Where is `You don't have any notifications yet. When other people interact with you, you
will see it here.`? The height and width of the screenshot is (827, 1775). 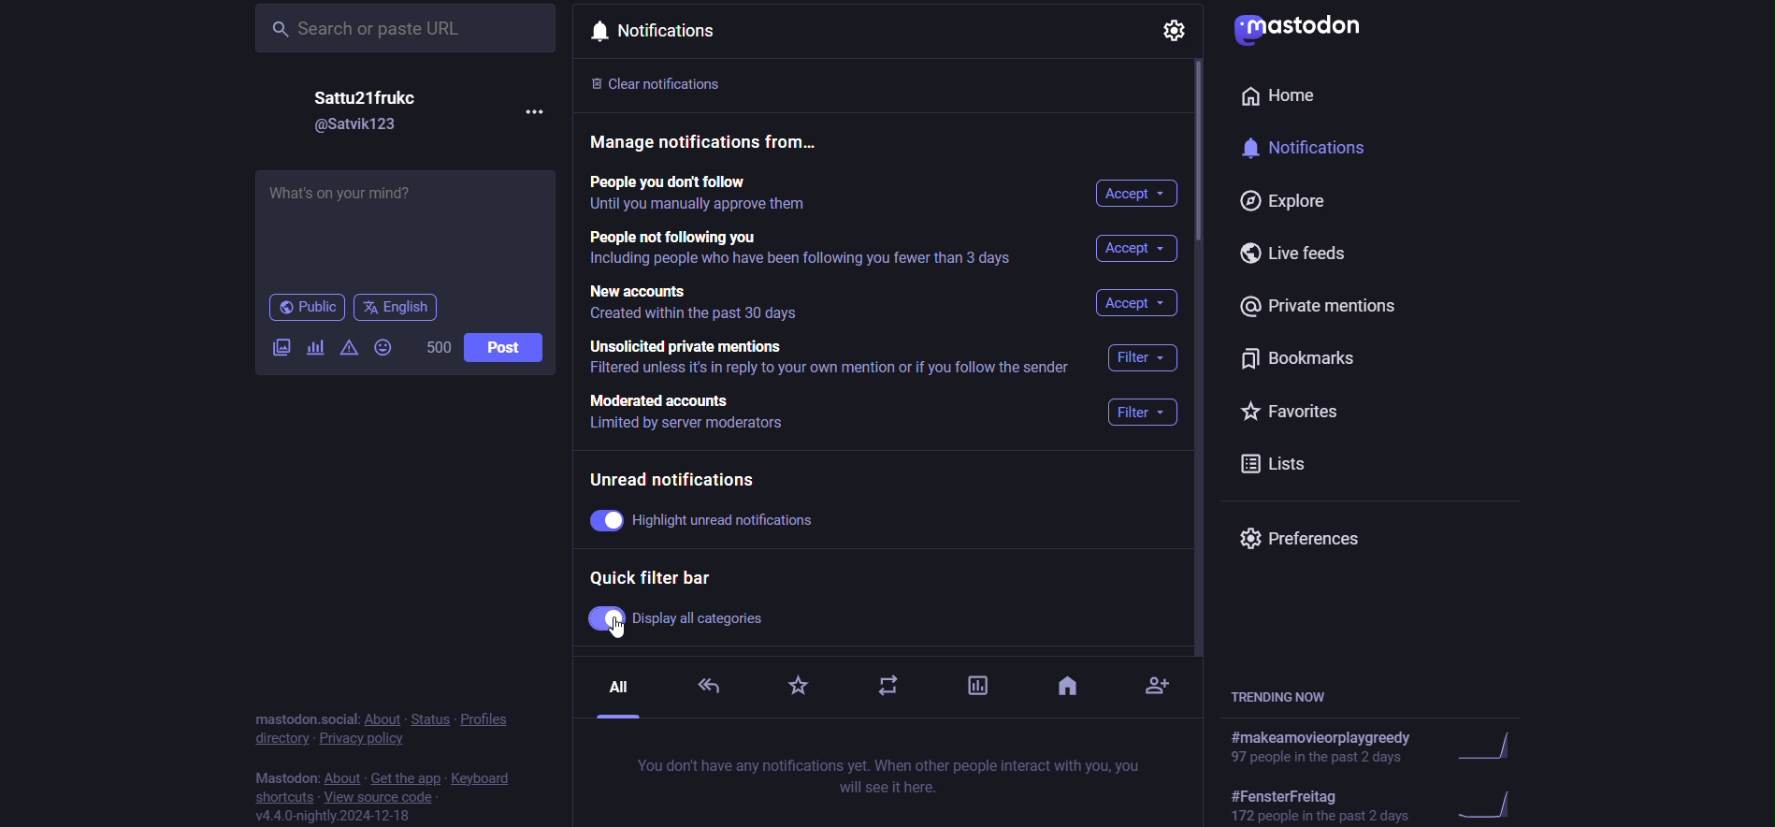 You don't have any notifications yet. When other people interact with you, you
will see it here. is located at coordinates (887, 775).